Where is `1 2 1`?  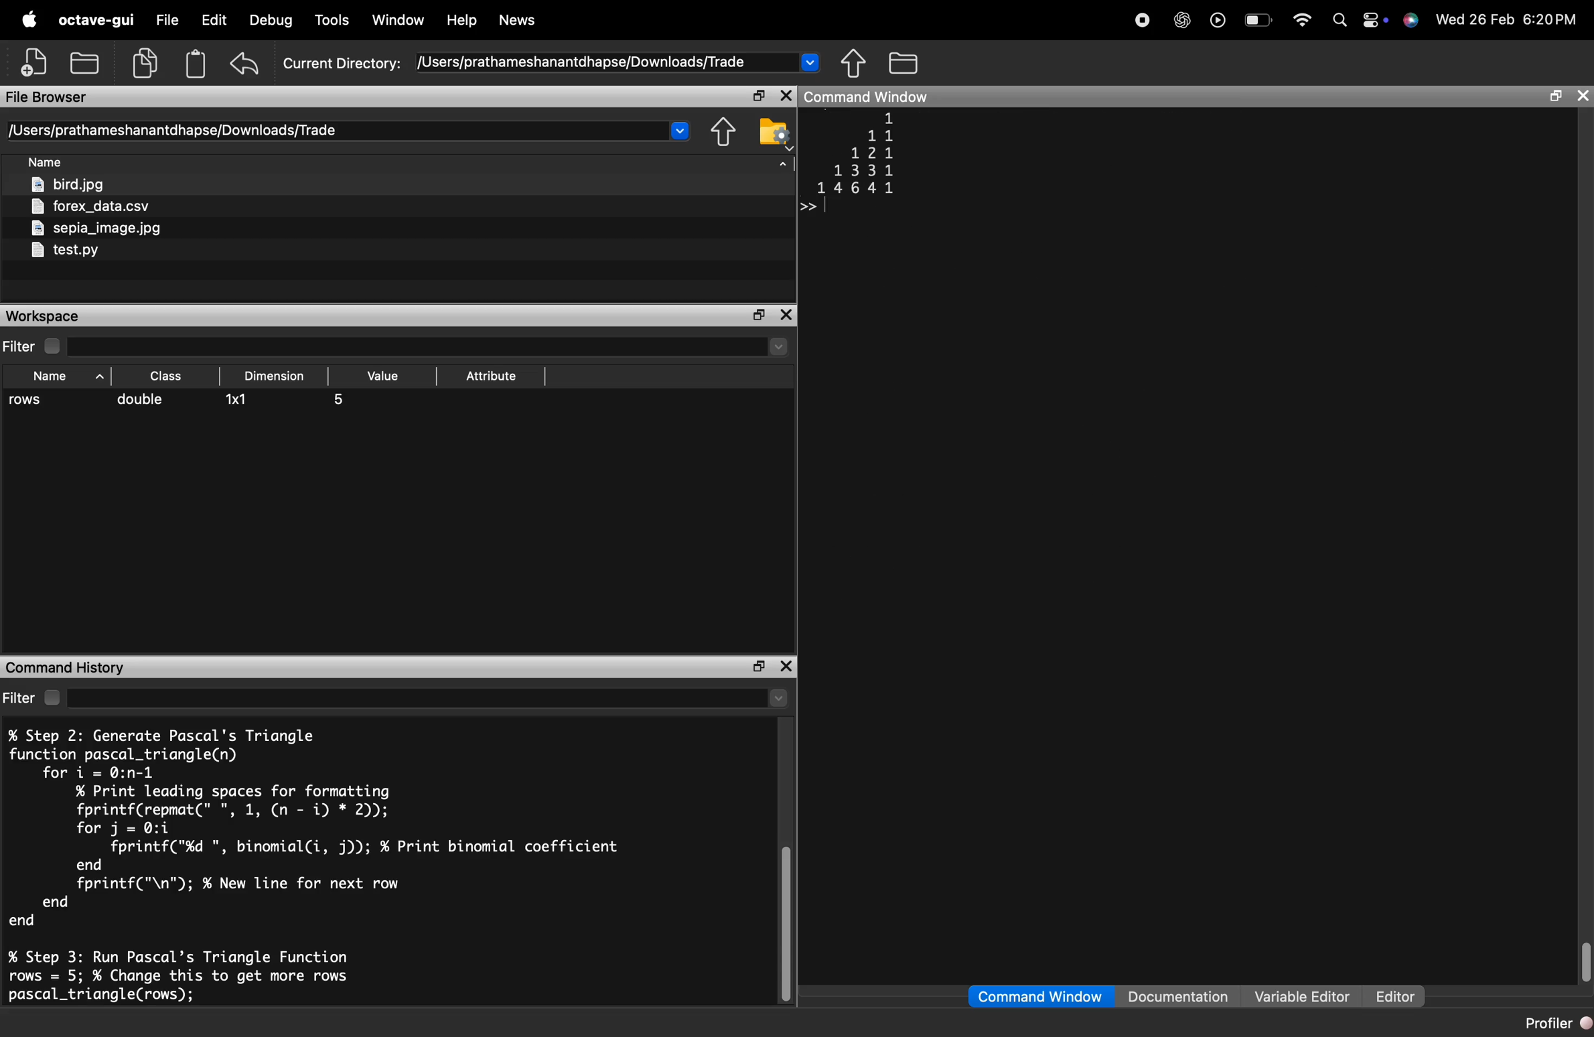 1 2 1 is located at coordinates (870, 153).